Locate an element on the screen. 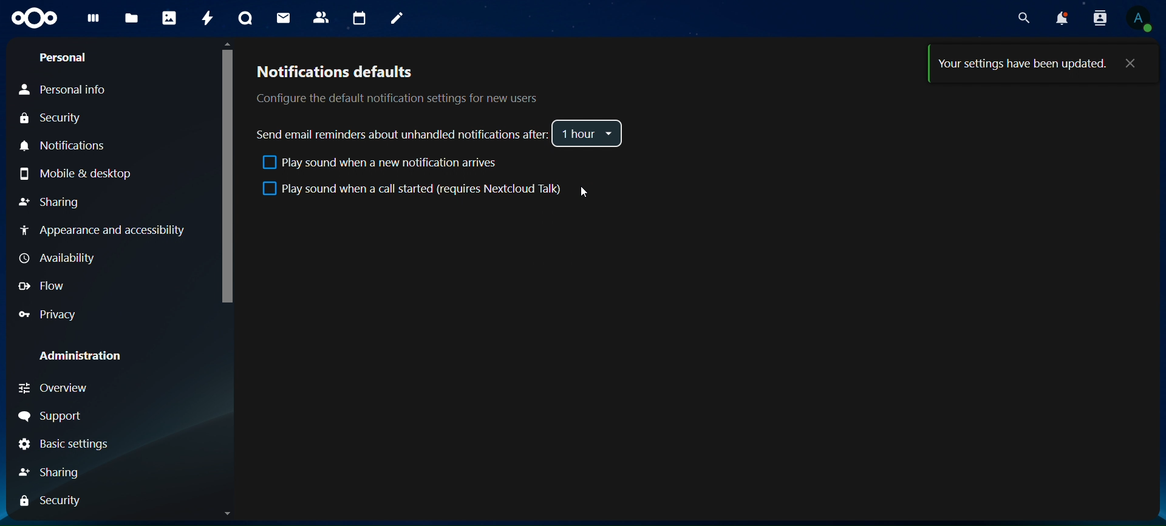 The image size is (1166, 526). talk is located at coordinates (247, 19).